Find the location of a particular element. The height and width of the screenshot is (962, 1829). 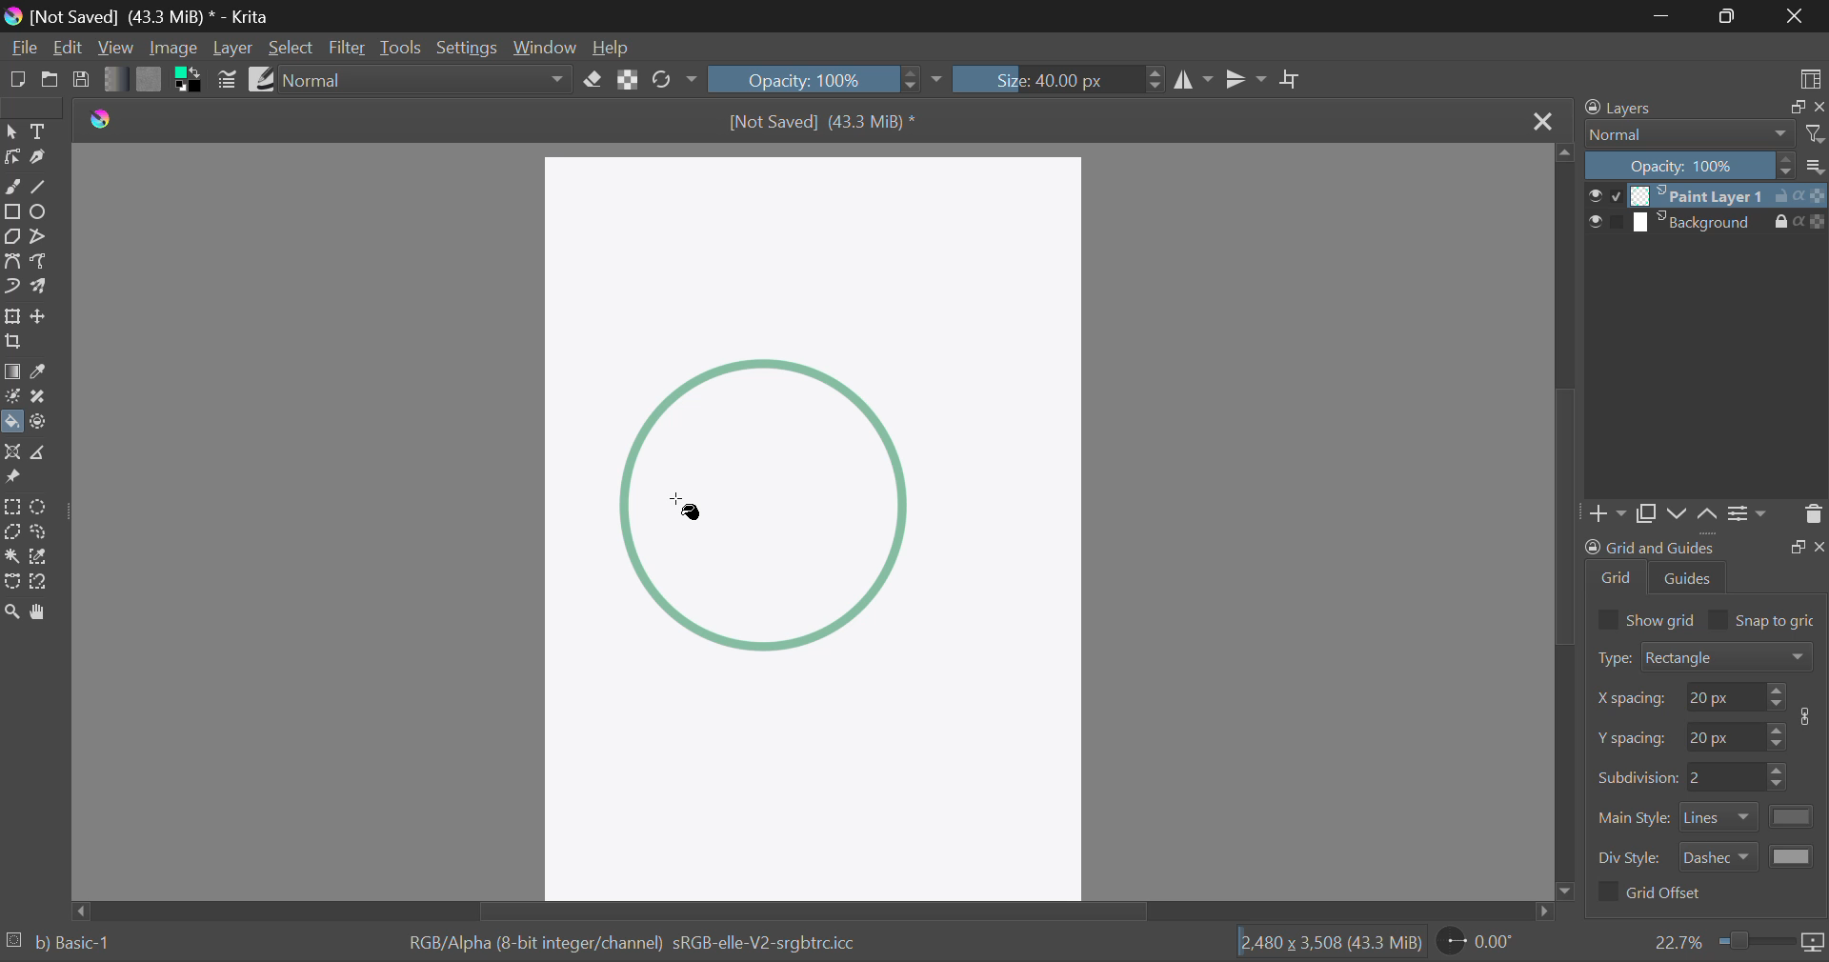

Scroll Bar is located at coordinates (1568, 530).